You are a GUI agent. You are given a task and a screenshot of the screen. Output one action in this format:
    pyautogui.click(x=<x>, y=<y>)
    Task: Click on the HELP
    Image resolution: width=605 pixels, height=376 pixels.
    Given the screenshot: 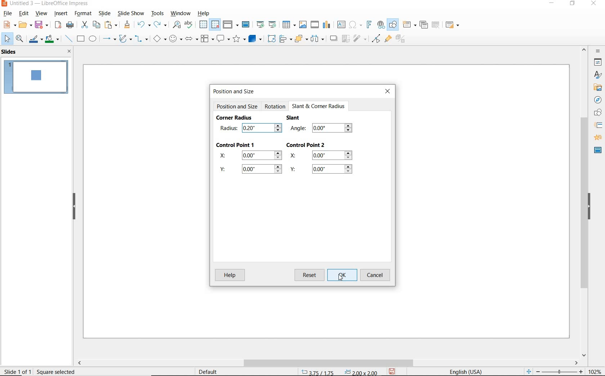 What is the action you would take?
    pyautogui.click(x=230, y=275)
    